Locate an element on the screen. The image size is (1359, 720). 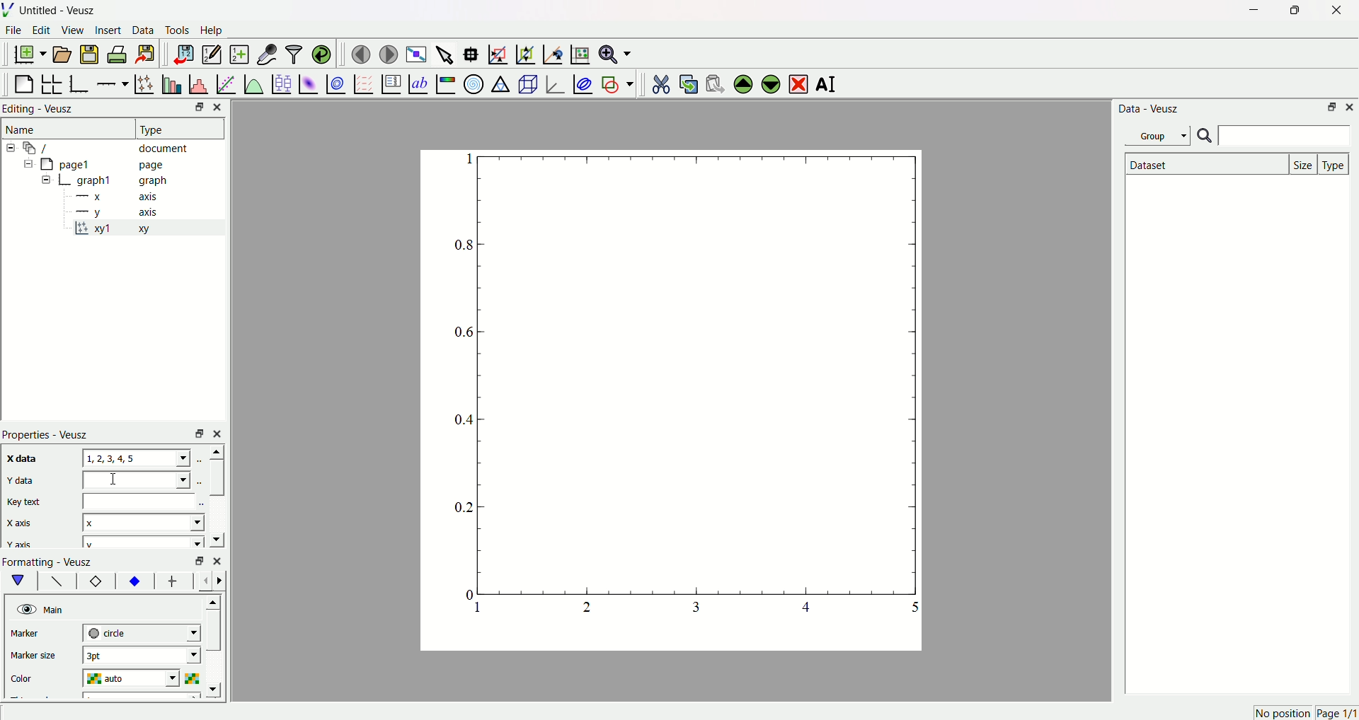
Help is located at coordinates (216, 30).